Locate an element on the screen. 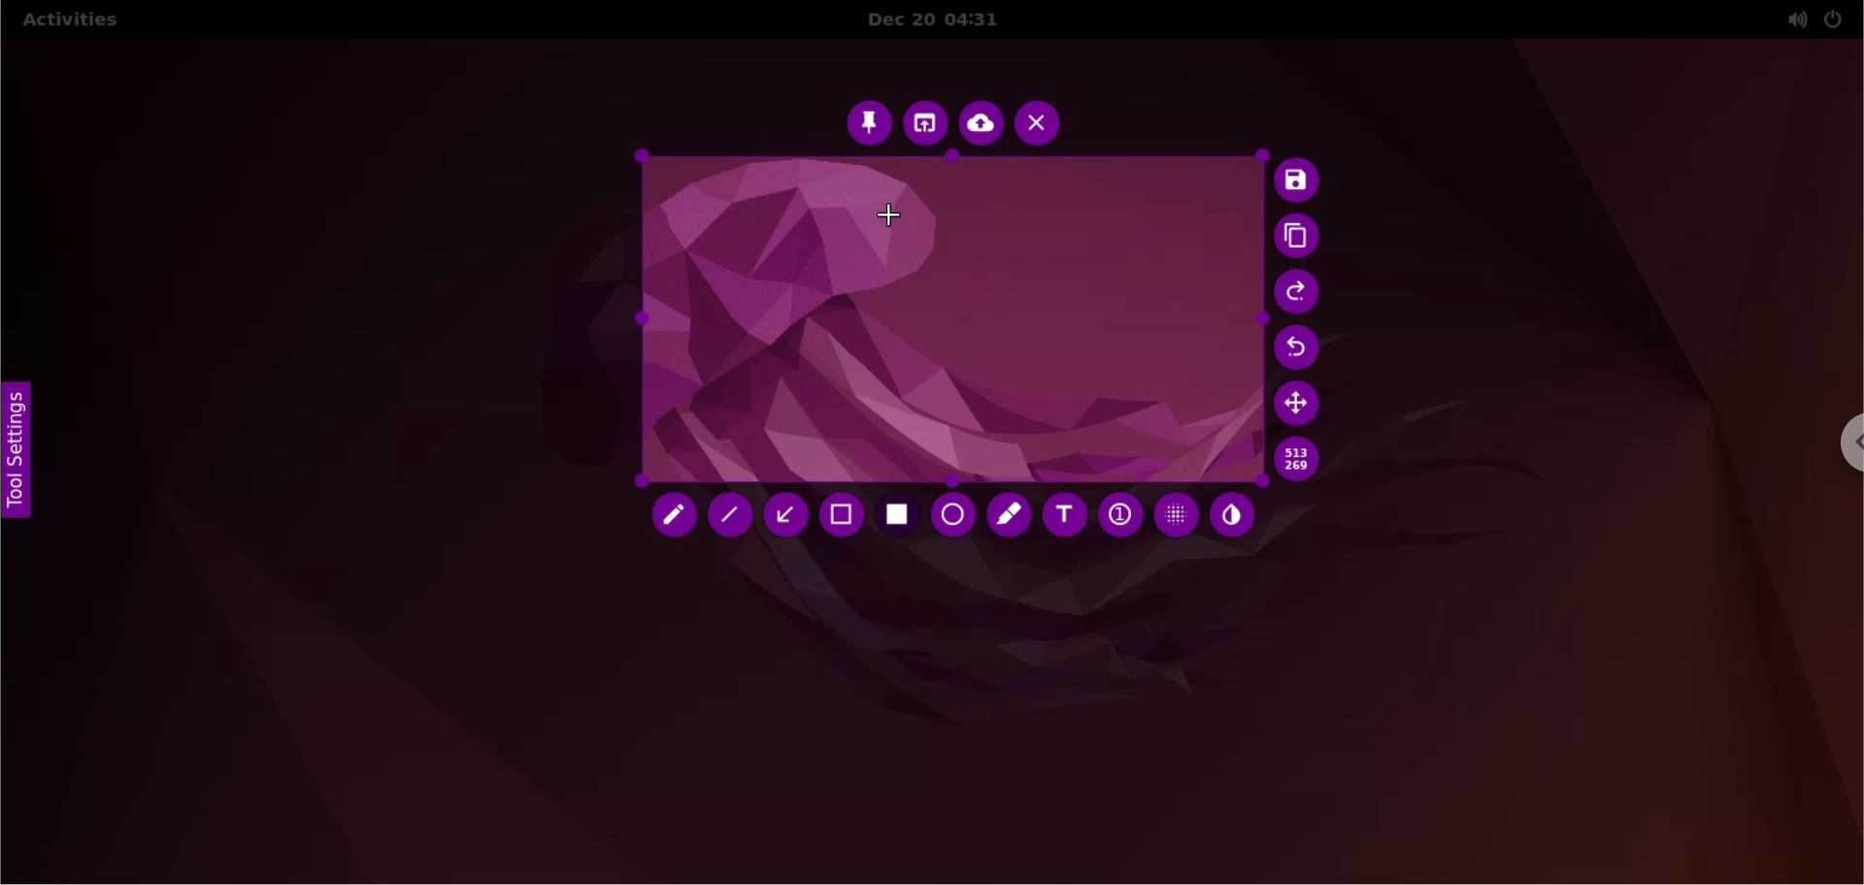 This screenshot has height=885, width=1864. pencil tool is located at coordinates (667, 516).